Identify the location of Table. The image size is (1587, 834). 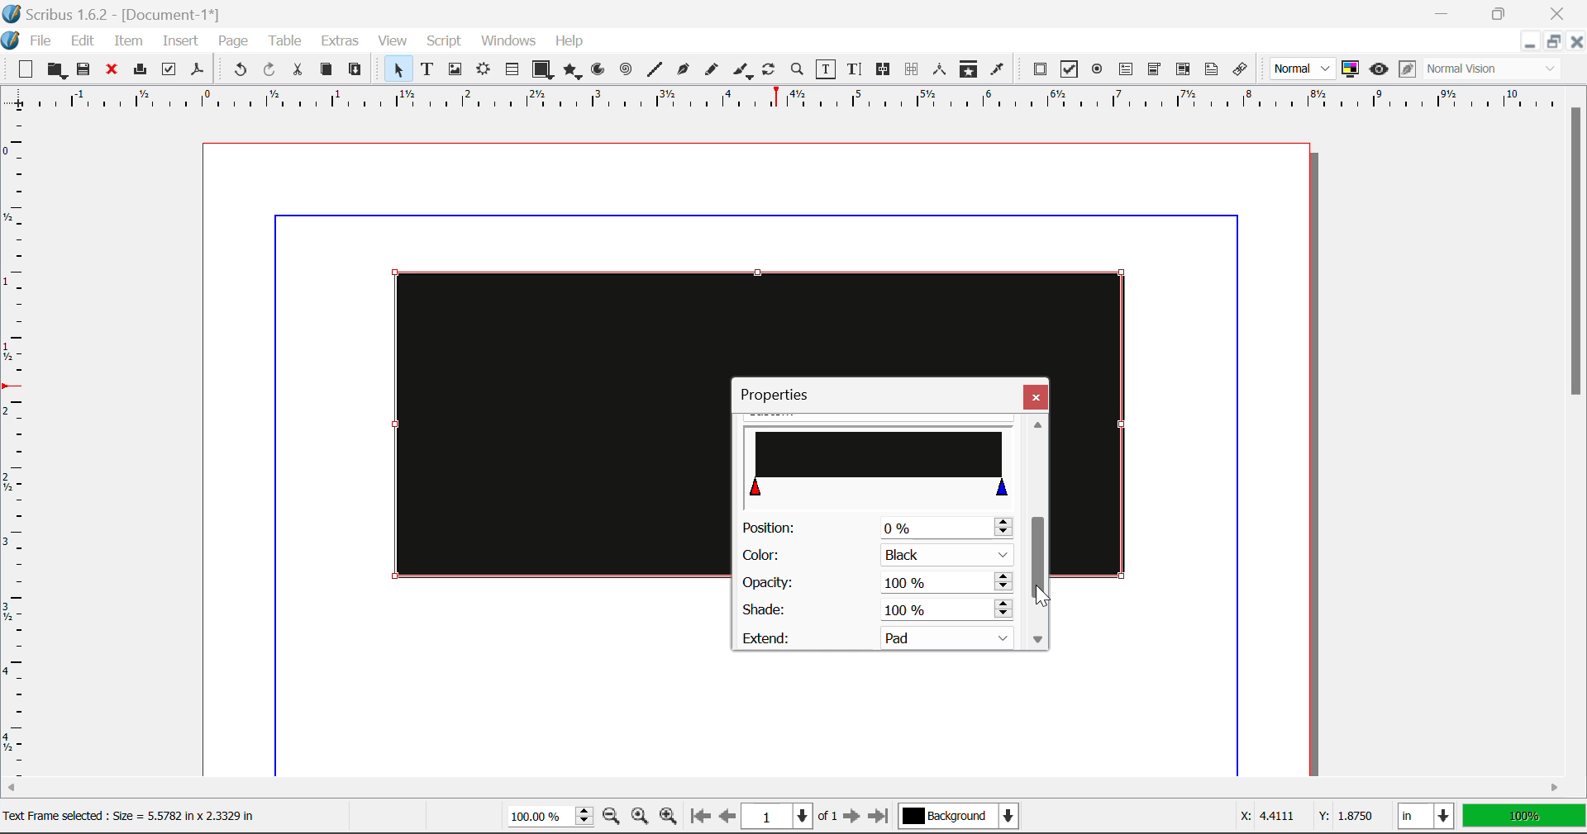
(284, 42).